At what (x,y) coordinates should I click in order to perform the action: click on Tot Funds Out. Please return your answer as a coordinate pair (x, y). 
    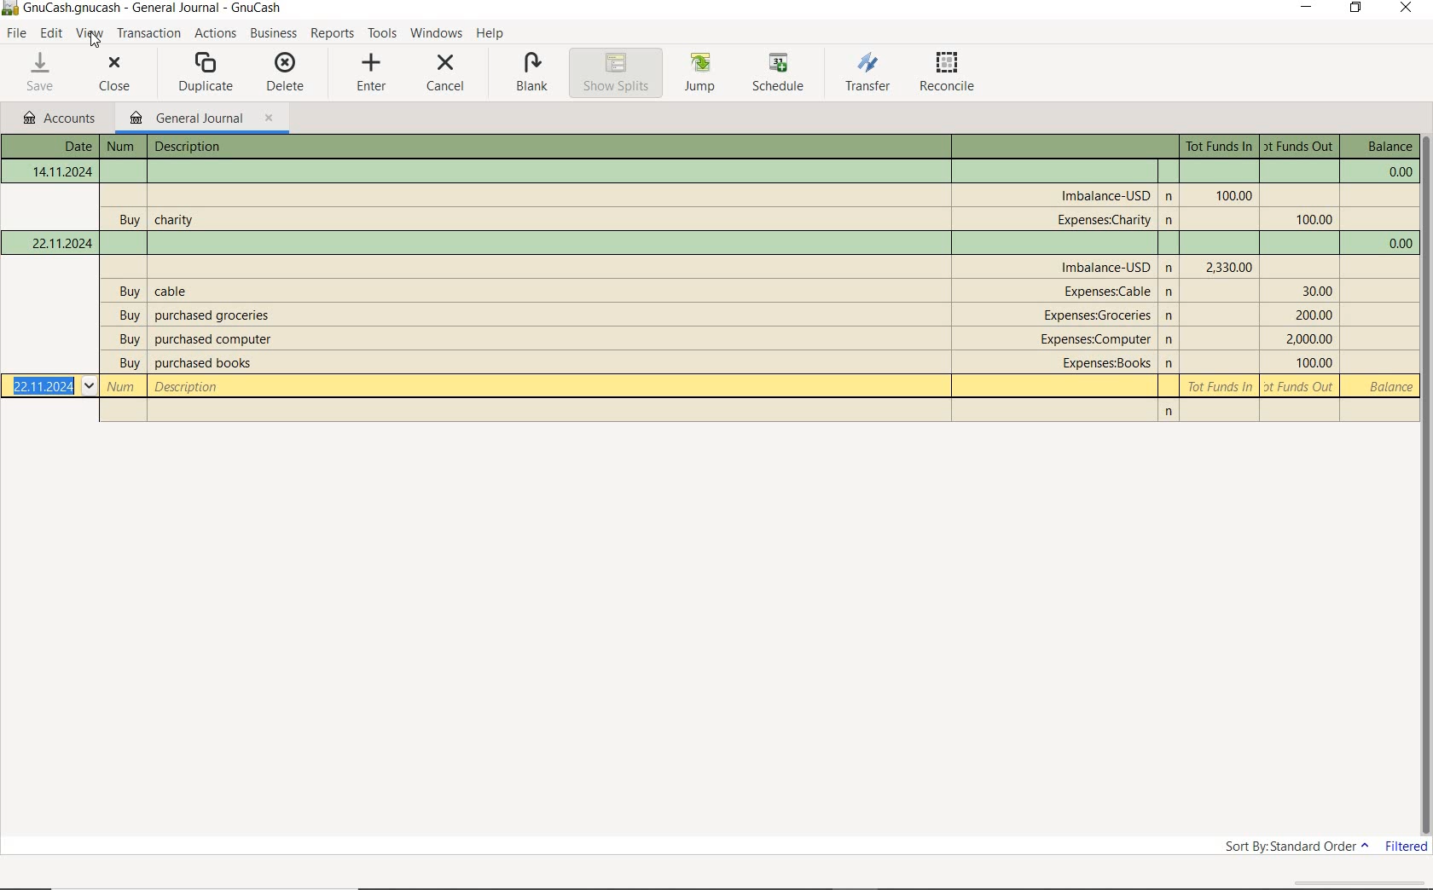
    Looking at the image, I should click on (1300, 147).